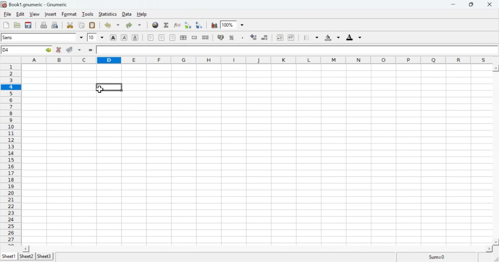  What do you see at coordinates (491, 4) in the screenshot?
I see `close` at bounding box center [491, 4].